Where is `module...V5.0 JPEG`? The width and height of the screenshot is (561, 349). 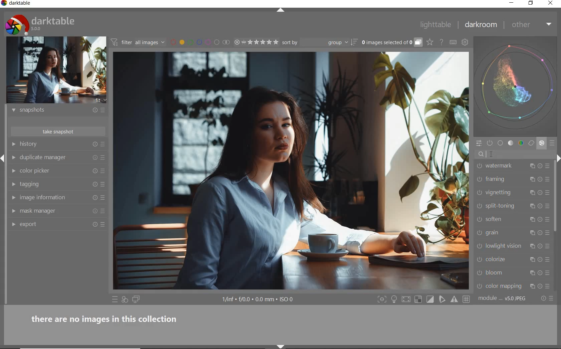
module...V5.0 JPEG is located at coordinates (502, 299).